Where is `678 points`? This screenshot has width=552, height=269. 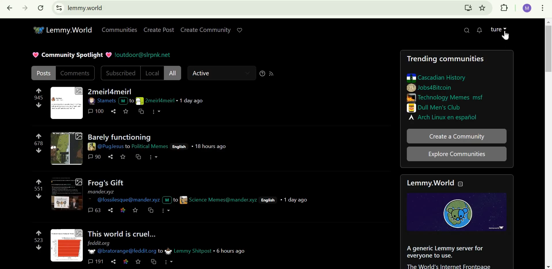 678 points is located at coordinates (38, 143).